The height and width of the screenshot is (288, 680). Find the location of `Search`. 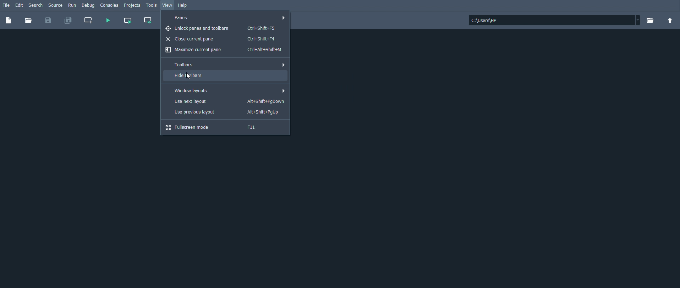

Search is located at coordinates (37, 6).